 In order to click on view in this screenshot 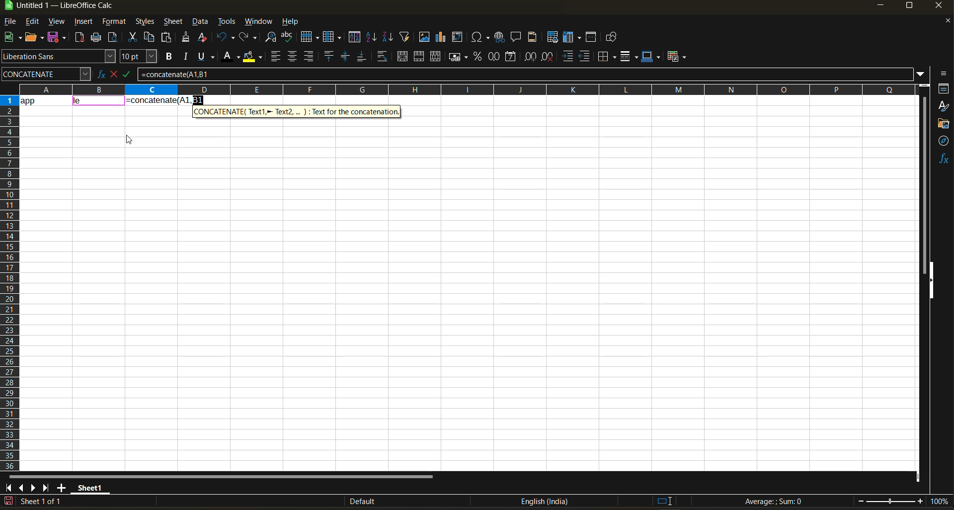, I will do `click(56, 22)`.